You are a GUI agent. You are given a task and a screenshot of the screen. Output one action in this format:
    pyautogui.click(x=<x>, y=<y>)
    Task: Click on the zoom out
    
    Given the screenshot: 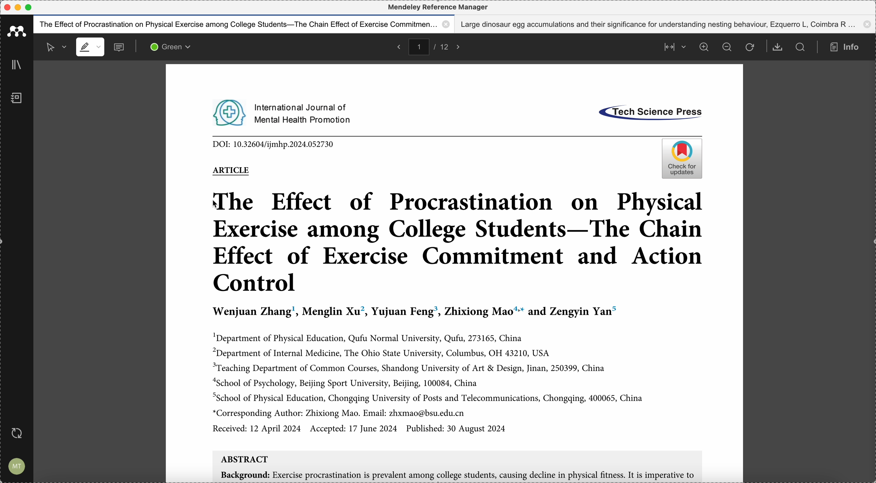 What is the action you would take?
    pyautogui.click(x=728, y=48)
    